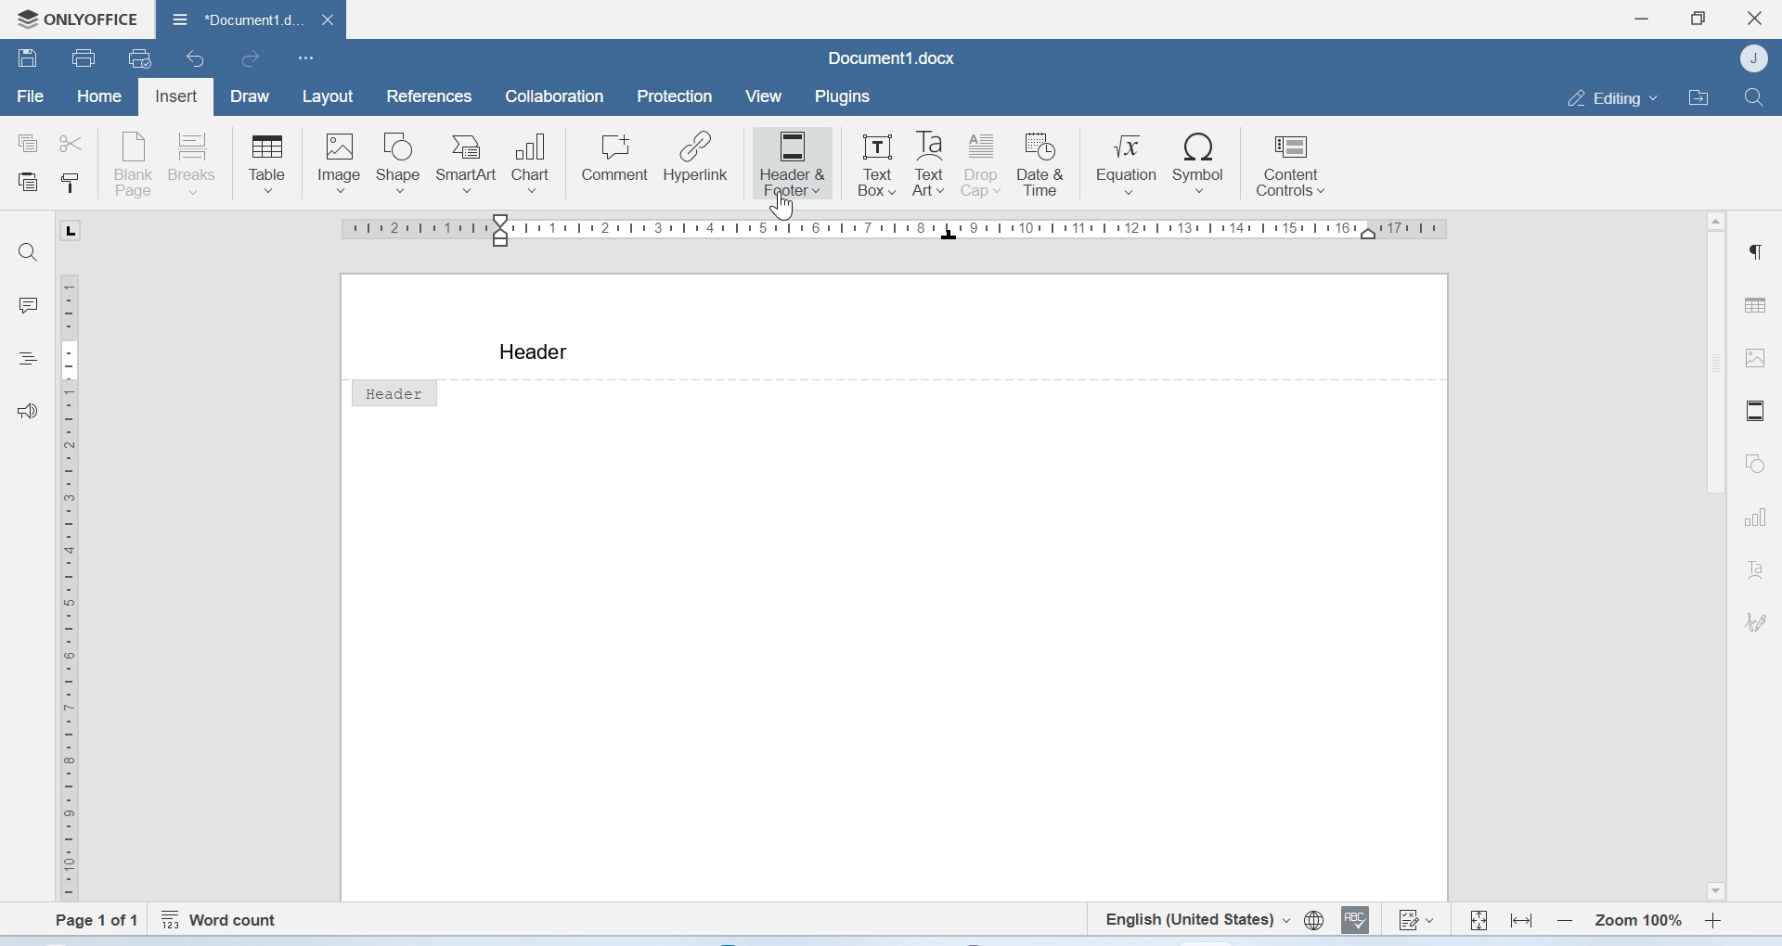  I want to click on Headrer, so click(395, 395).